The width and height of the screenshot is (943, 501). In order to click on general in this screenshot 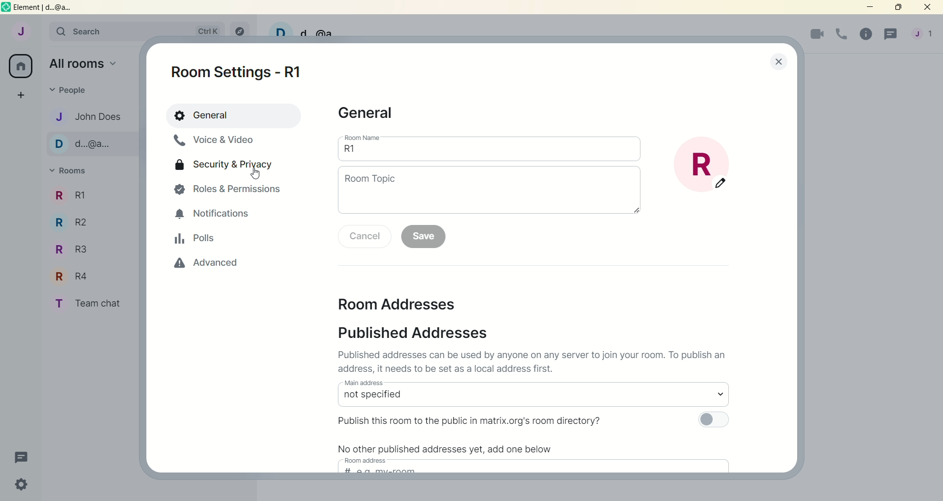, I will do `click(372, 115)`.